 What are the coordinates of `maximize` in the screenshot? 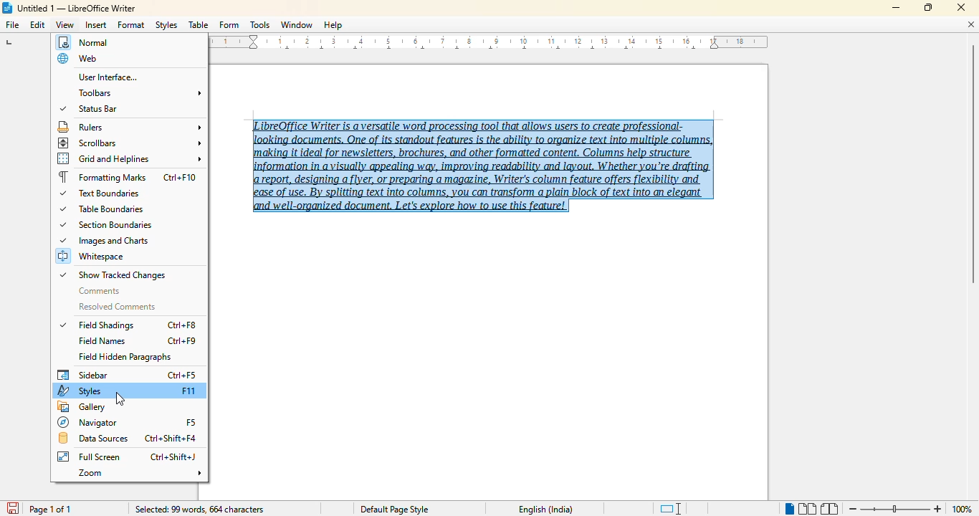 It's located at (927, 7).